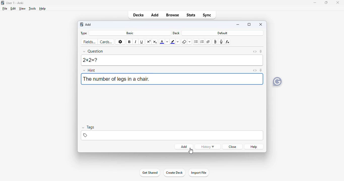 The height and width of the screenshot is (181, 344). What do you see at coordinates (89, 70) in the screenshot?
I see `hint` at bounding box center [89, 70].